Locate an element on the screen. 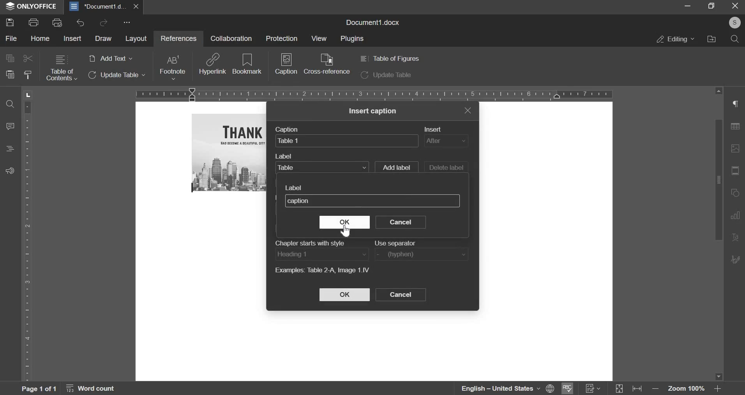  print is located at coordinates (34, 21).